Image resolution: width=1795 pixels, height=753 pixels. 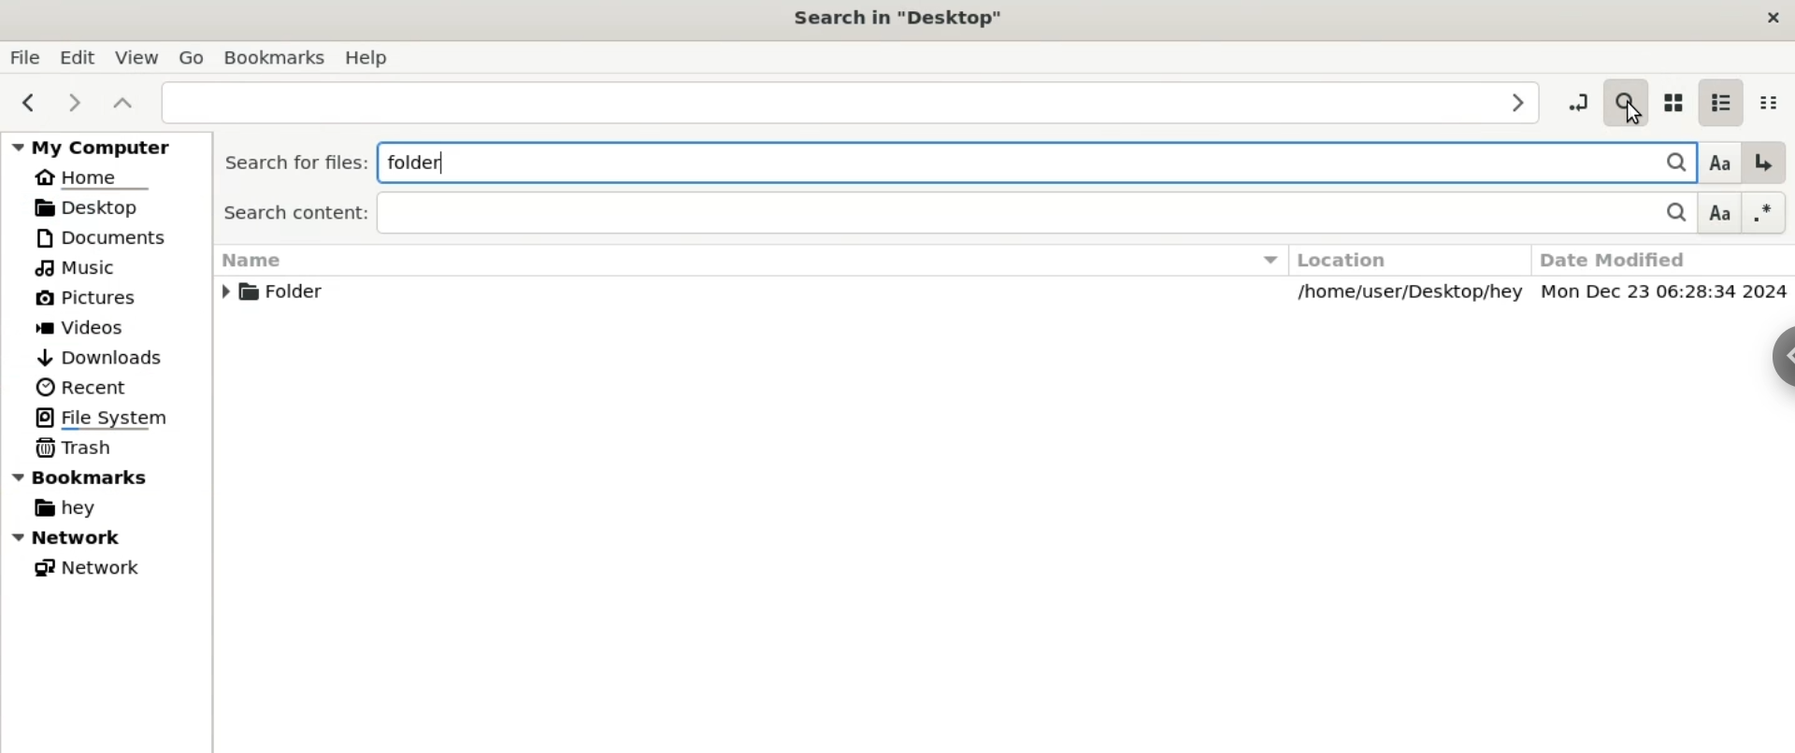 I want to click on Search Content, so click(x=924, y=214).